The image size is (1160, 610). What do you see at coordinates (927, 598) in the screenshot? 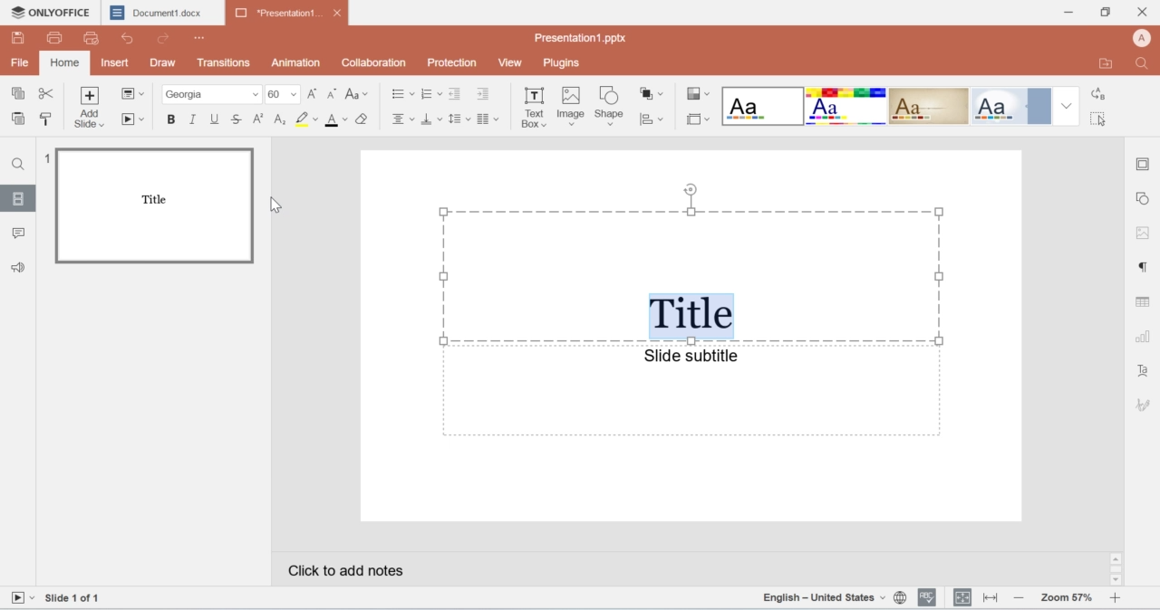
I see `spell check` at bounding box center [927, 598].